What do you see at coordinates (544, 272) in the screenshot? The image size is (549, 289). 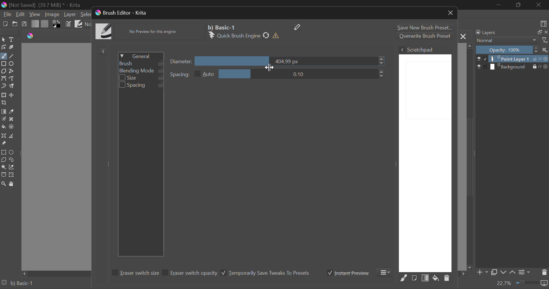 I see `Delete Layer` at bounding box center [544, 272].